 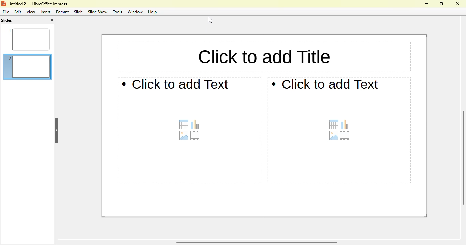 What do you see at coordinates (426, 4) in the screenshot?
I see `minimize` at bounding box center [426, 4].